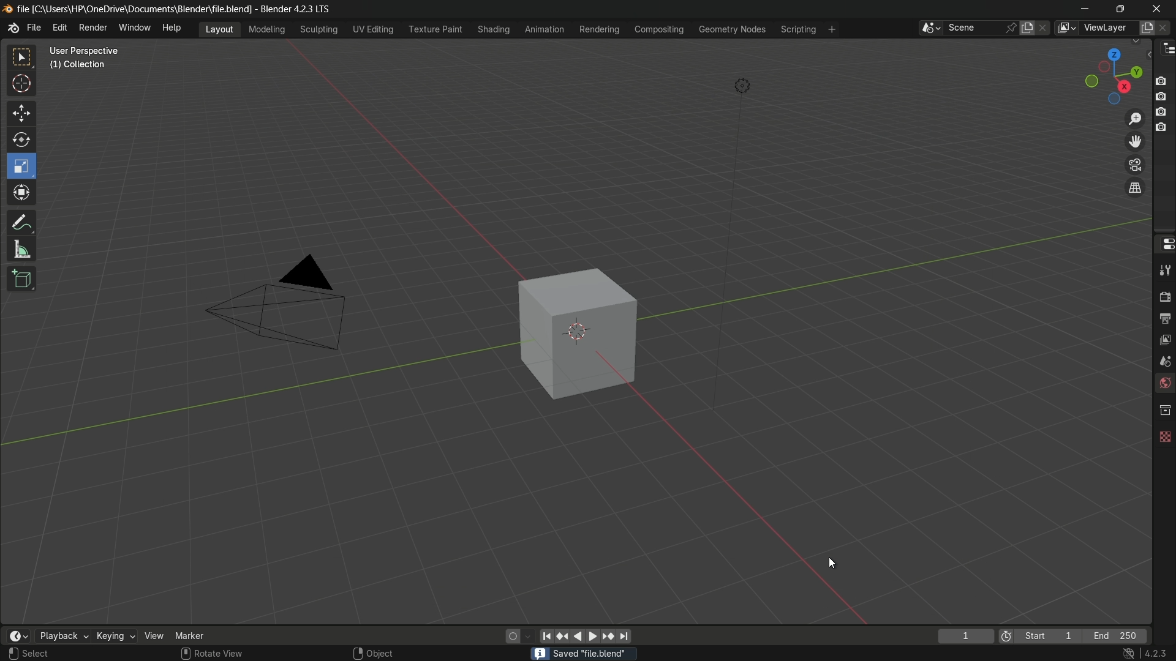 This screenshot has width=1176, height=661. I want to click on render menu, so click(93, 26).